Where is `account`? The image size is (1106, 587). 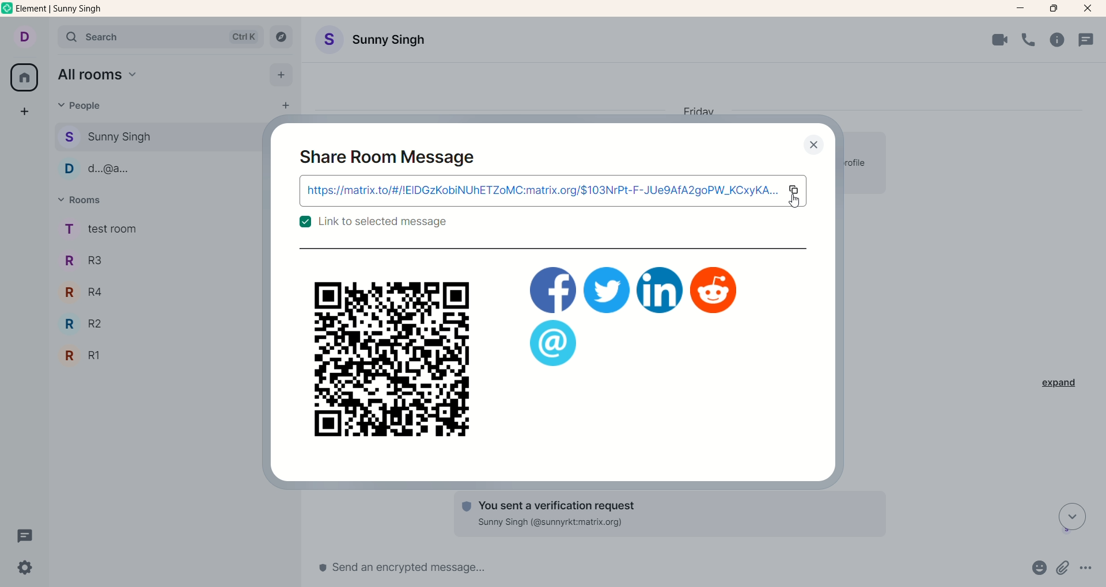 account is located at coordinates (26, 38).